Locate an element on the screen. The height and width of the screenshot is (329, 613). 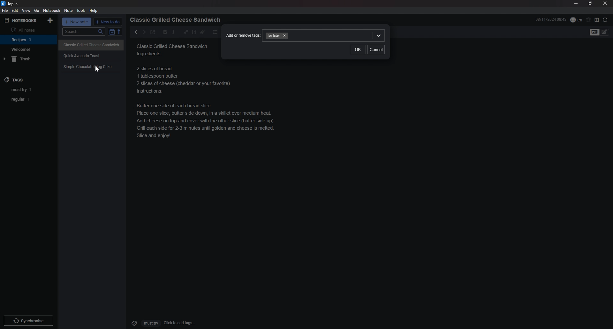
Help is located at coordinates (94, 10).